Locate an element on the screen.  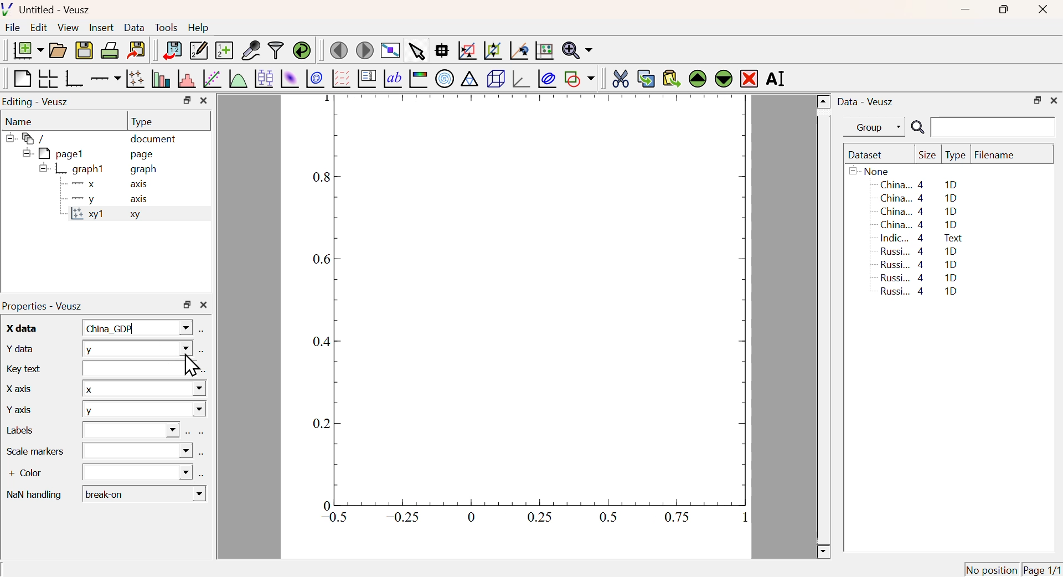
Edit is located at coordinates (39, 27).